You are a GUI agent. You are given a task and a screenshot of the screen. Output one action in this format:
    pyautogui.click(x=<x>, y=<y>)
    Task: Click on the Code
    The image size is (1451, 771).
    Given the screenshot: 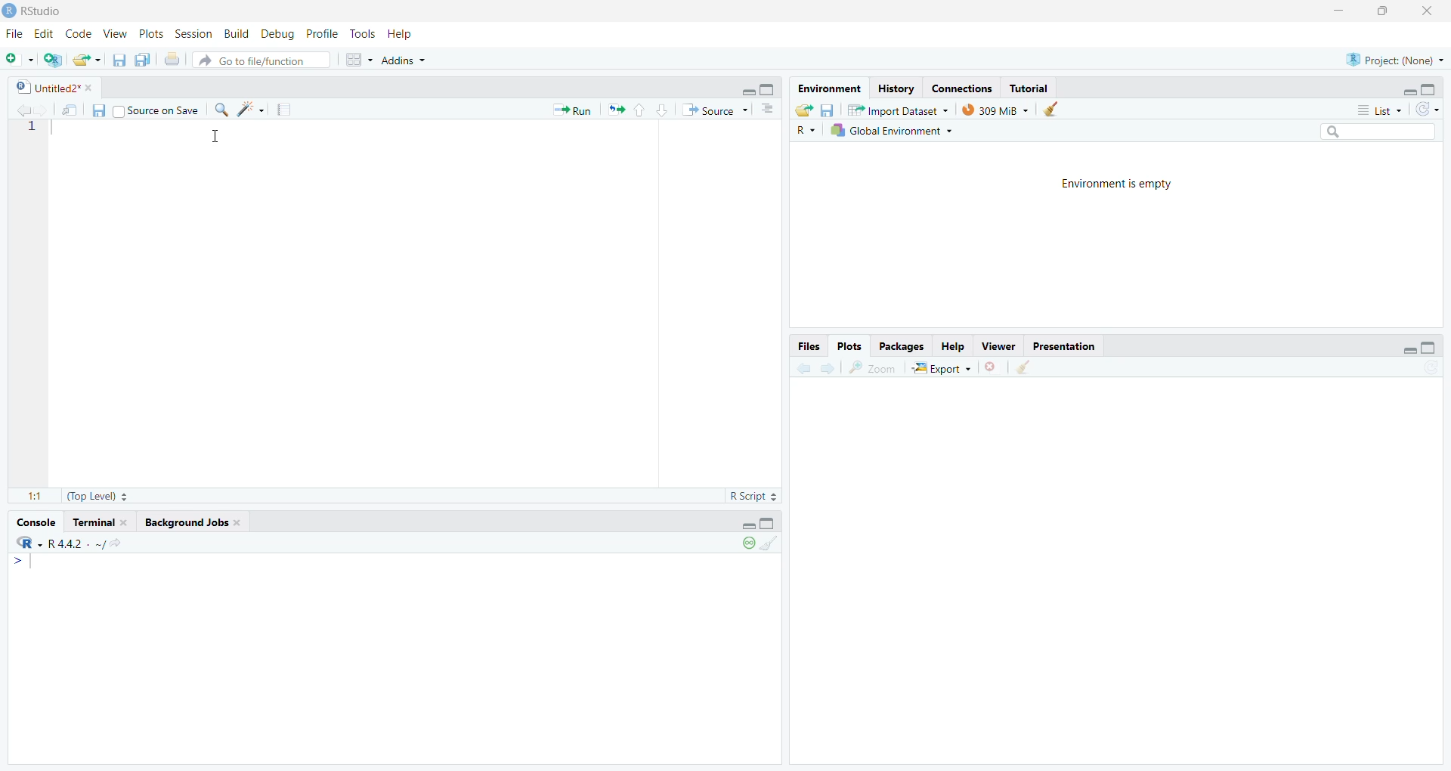 What is the action you would take?
    pyautogui.click(x=80, y=33)
    